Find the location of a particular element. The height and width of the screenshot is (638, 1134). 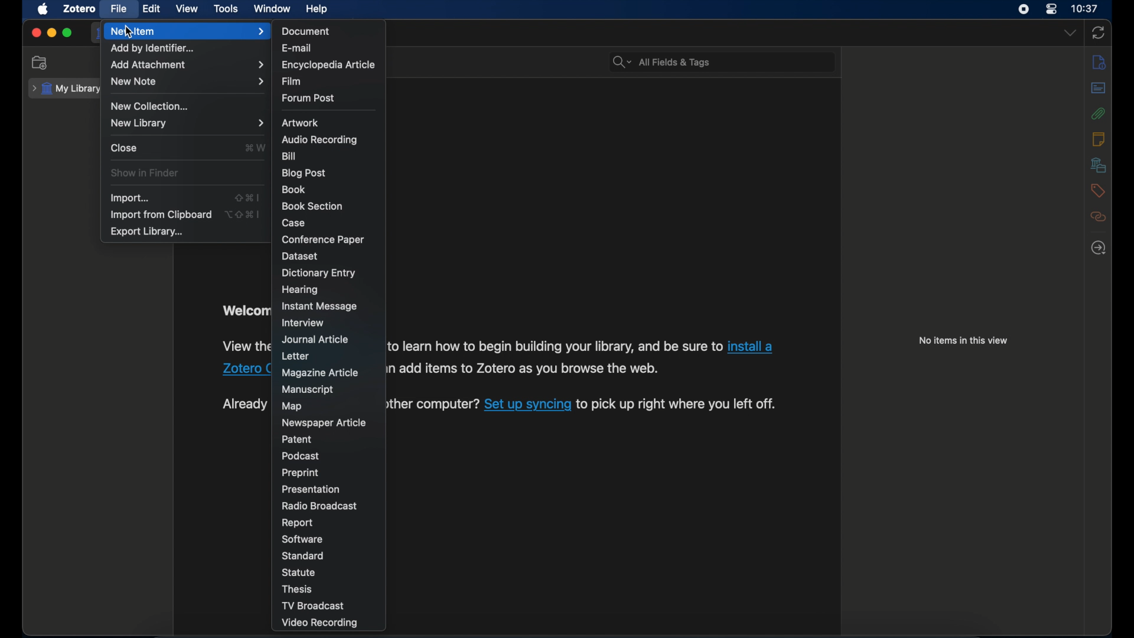

libraries is located at coordinates (1098, 165).